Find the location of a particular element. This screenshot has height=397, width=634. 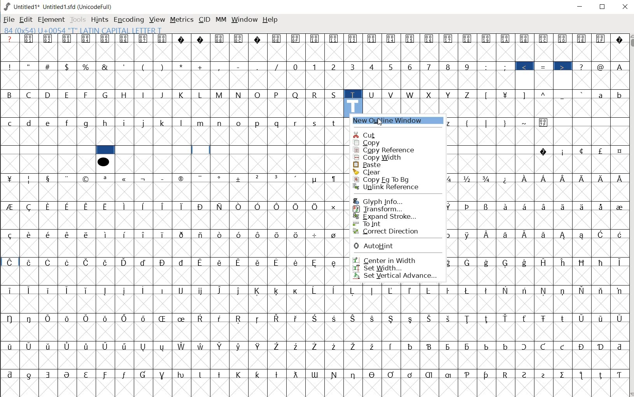

m is located at coordinates (201, 123).